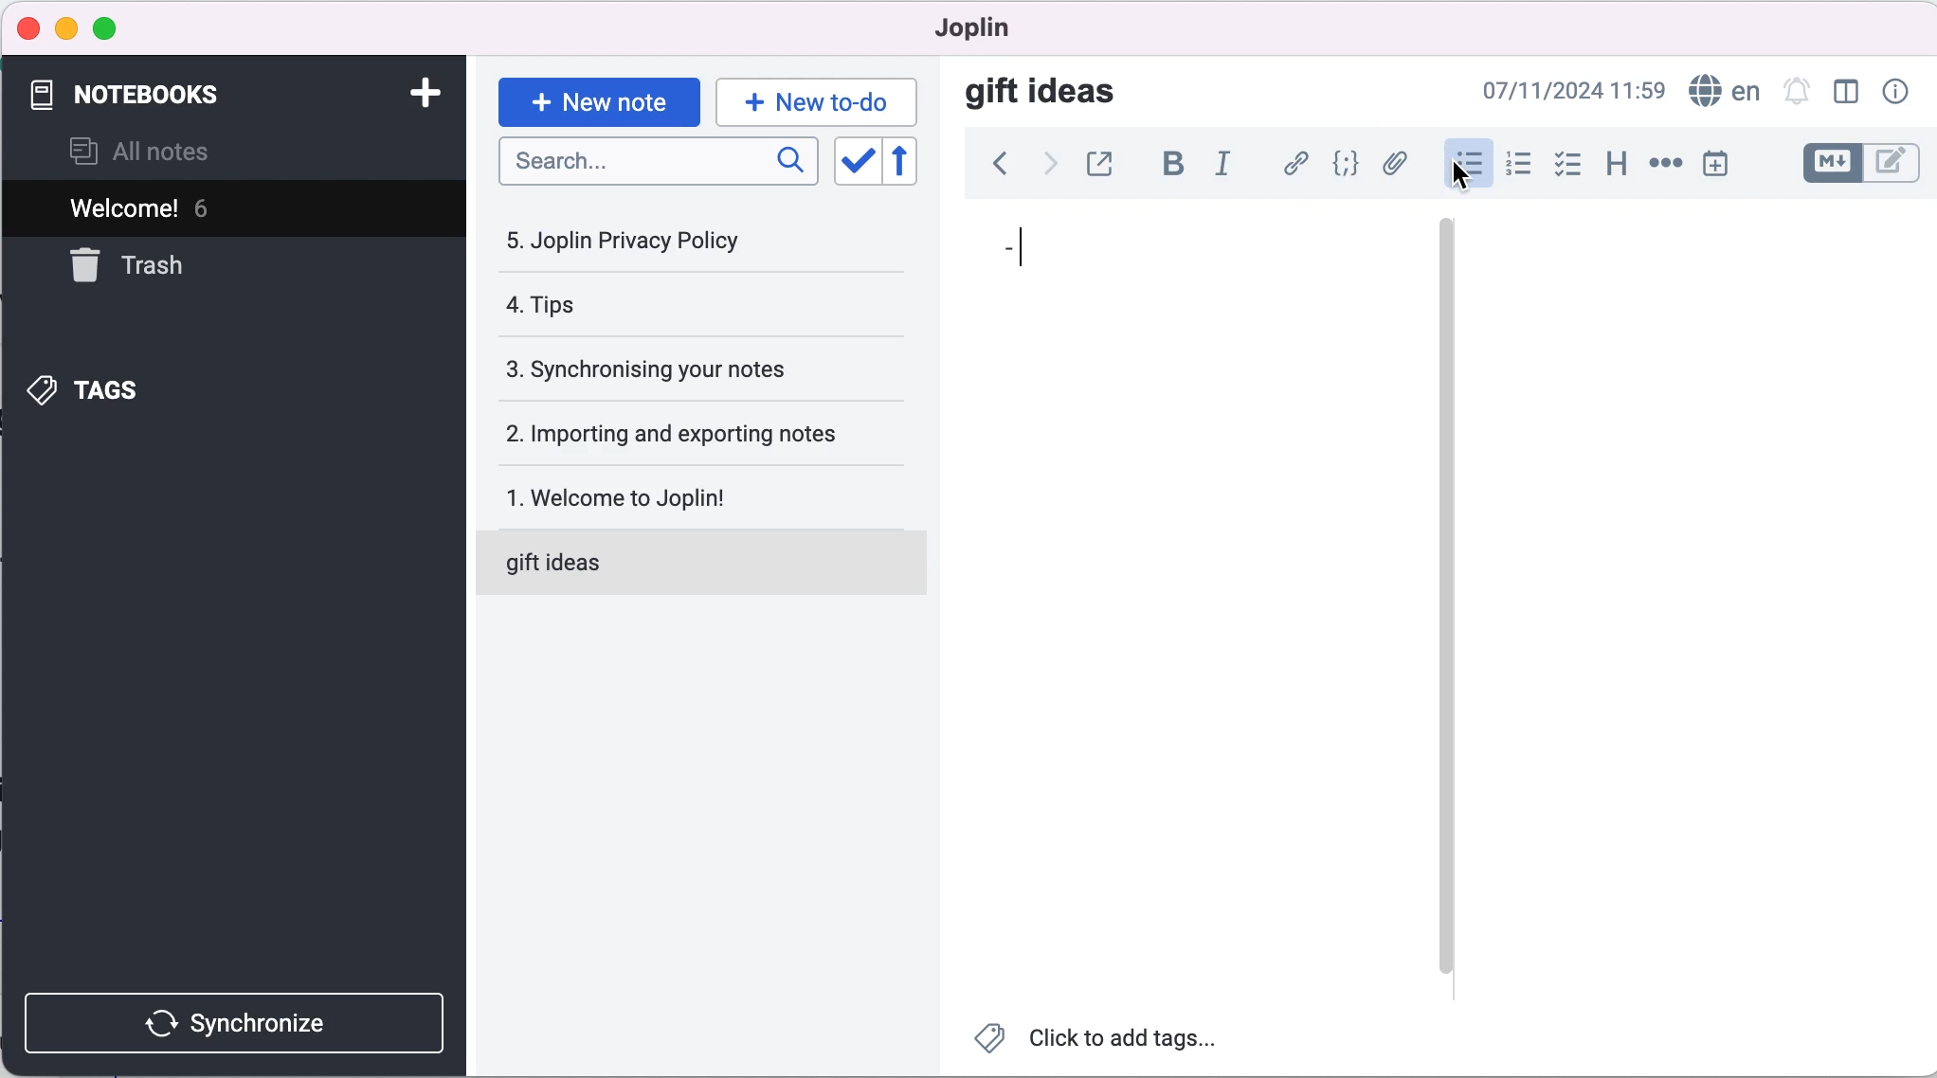 Image resolution: width=1937 pixels, height=1078 pixels. Describe the element at coordinates (852, 161) in the screenshot. I see `toggle sort order field` at that location.